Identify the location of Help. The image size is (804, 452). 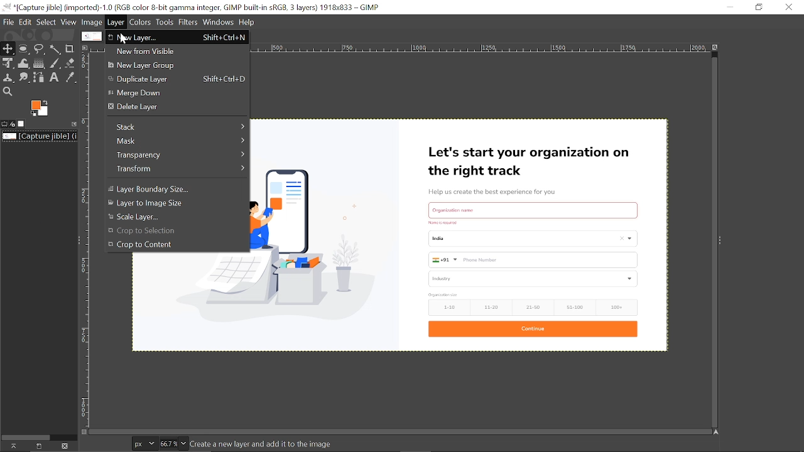
(249, 21).